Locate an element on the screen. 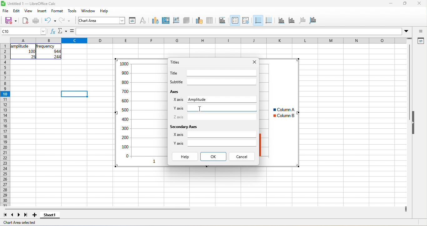 The height and width of the screenshot is (226, 427). previous sheet is located at coordinates (13, 215).